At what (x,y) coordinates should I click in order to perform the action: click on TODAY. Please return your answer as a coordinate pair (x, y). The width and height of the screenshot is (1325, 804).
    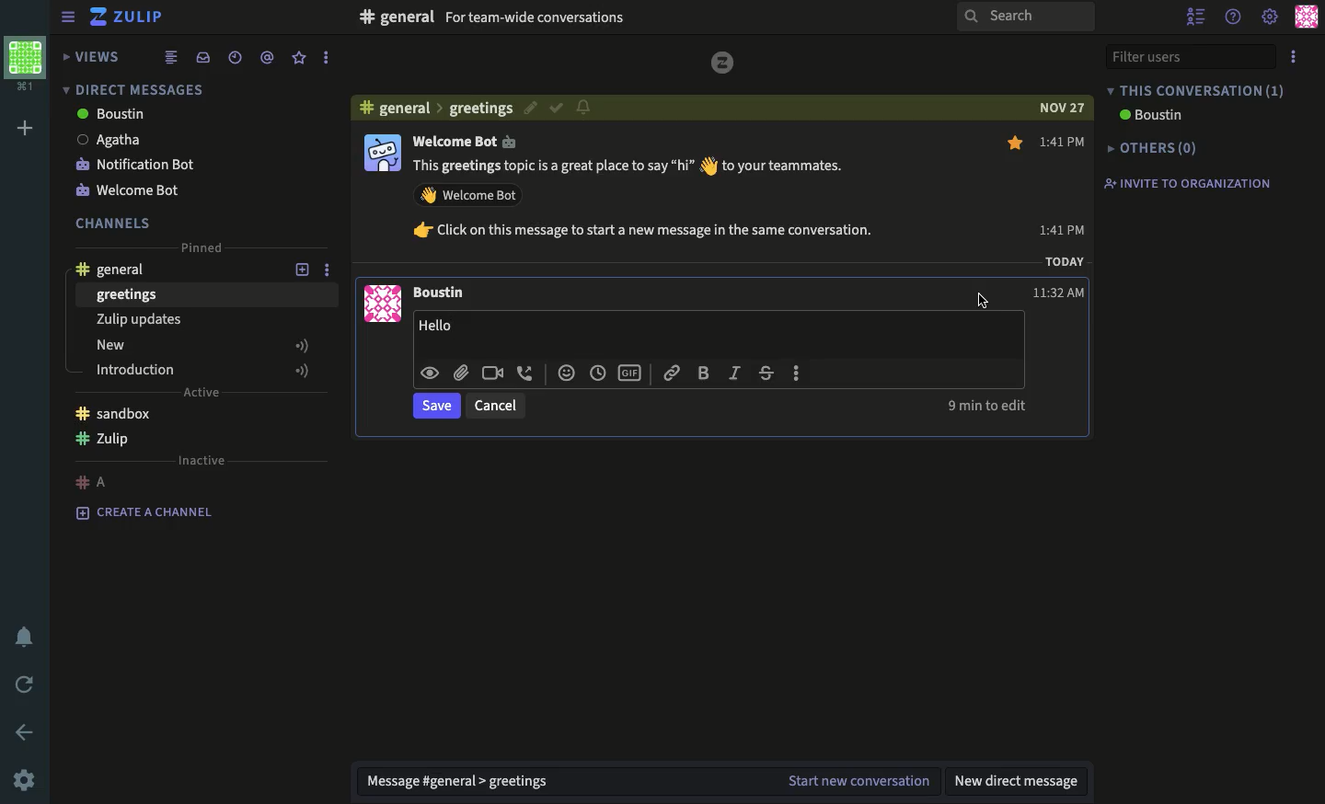
    Looking at the image, I should click on (1064, 264).